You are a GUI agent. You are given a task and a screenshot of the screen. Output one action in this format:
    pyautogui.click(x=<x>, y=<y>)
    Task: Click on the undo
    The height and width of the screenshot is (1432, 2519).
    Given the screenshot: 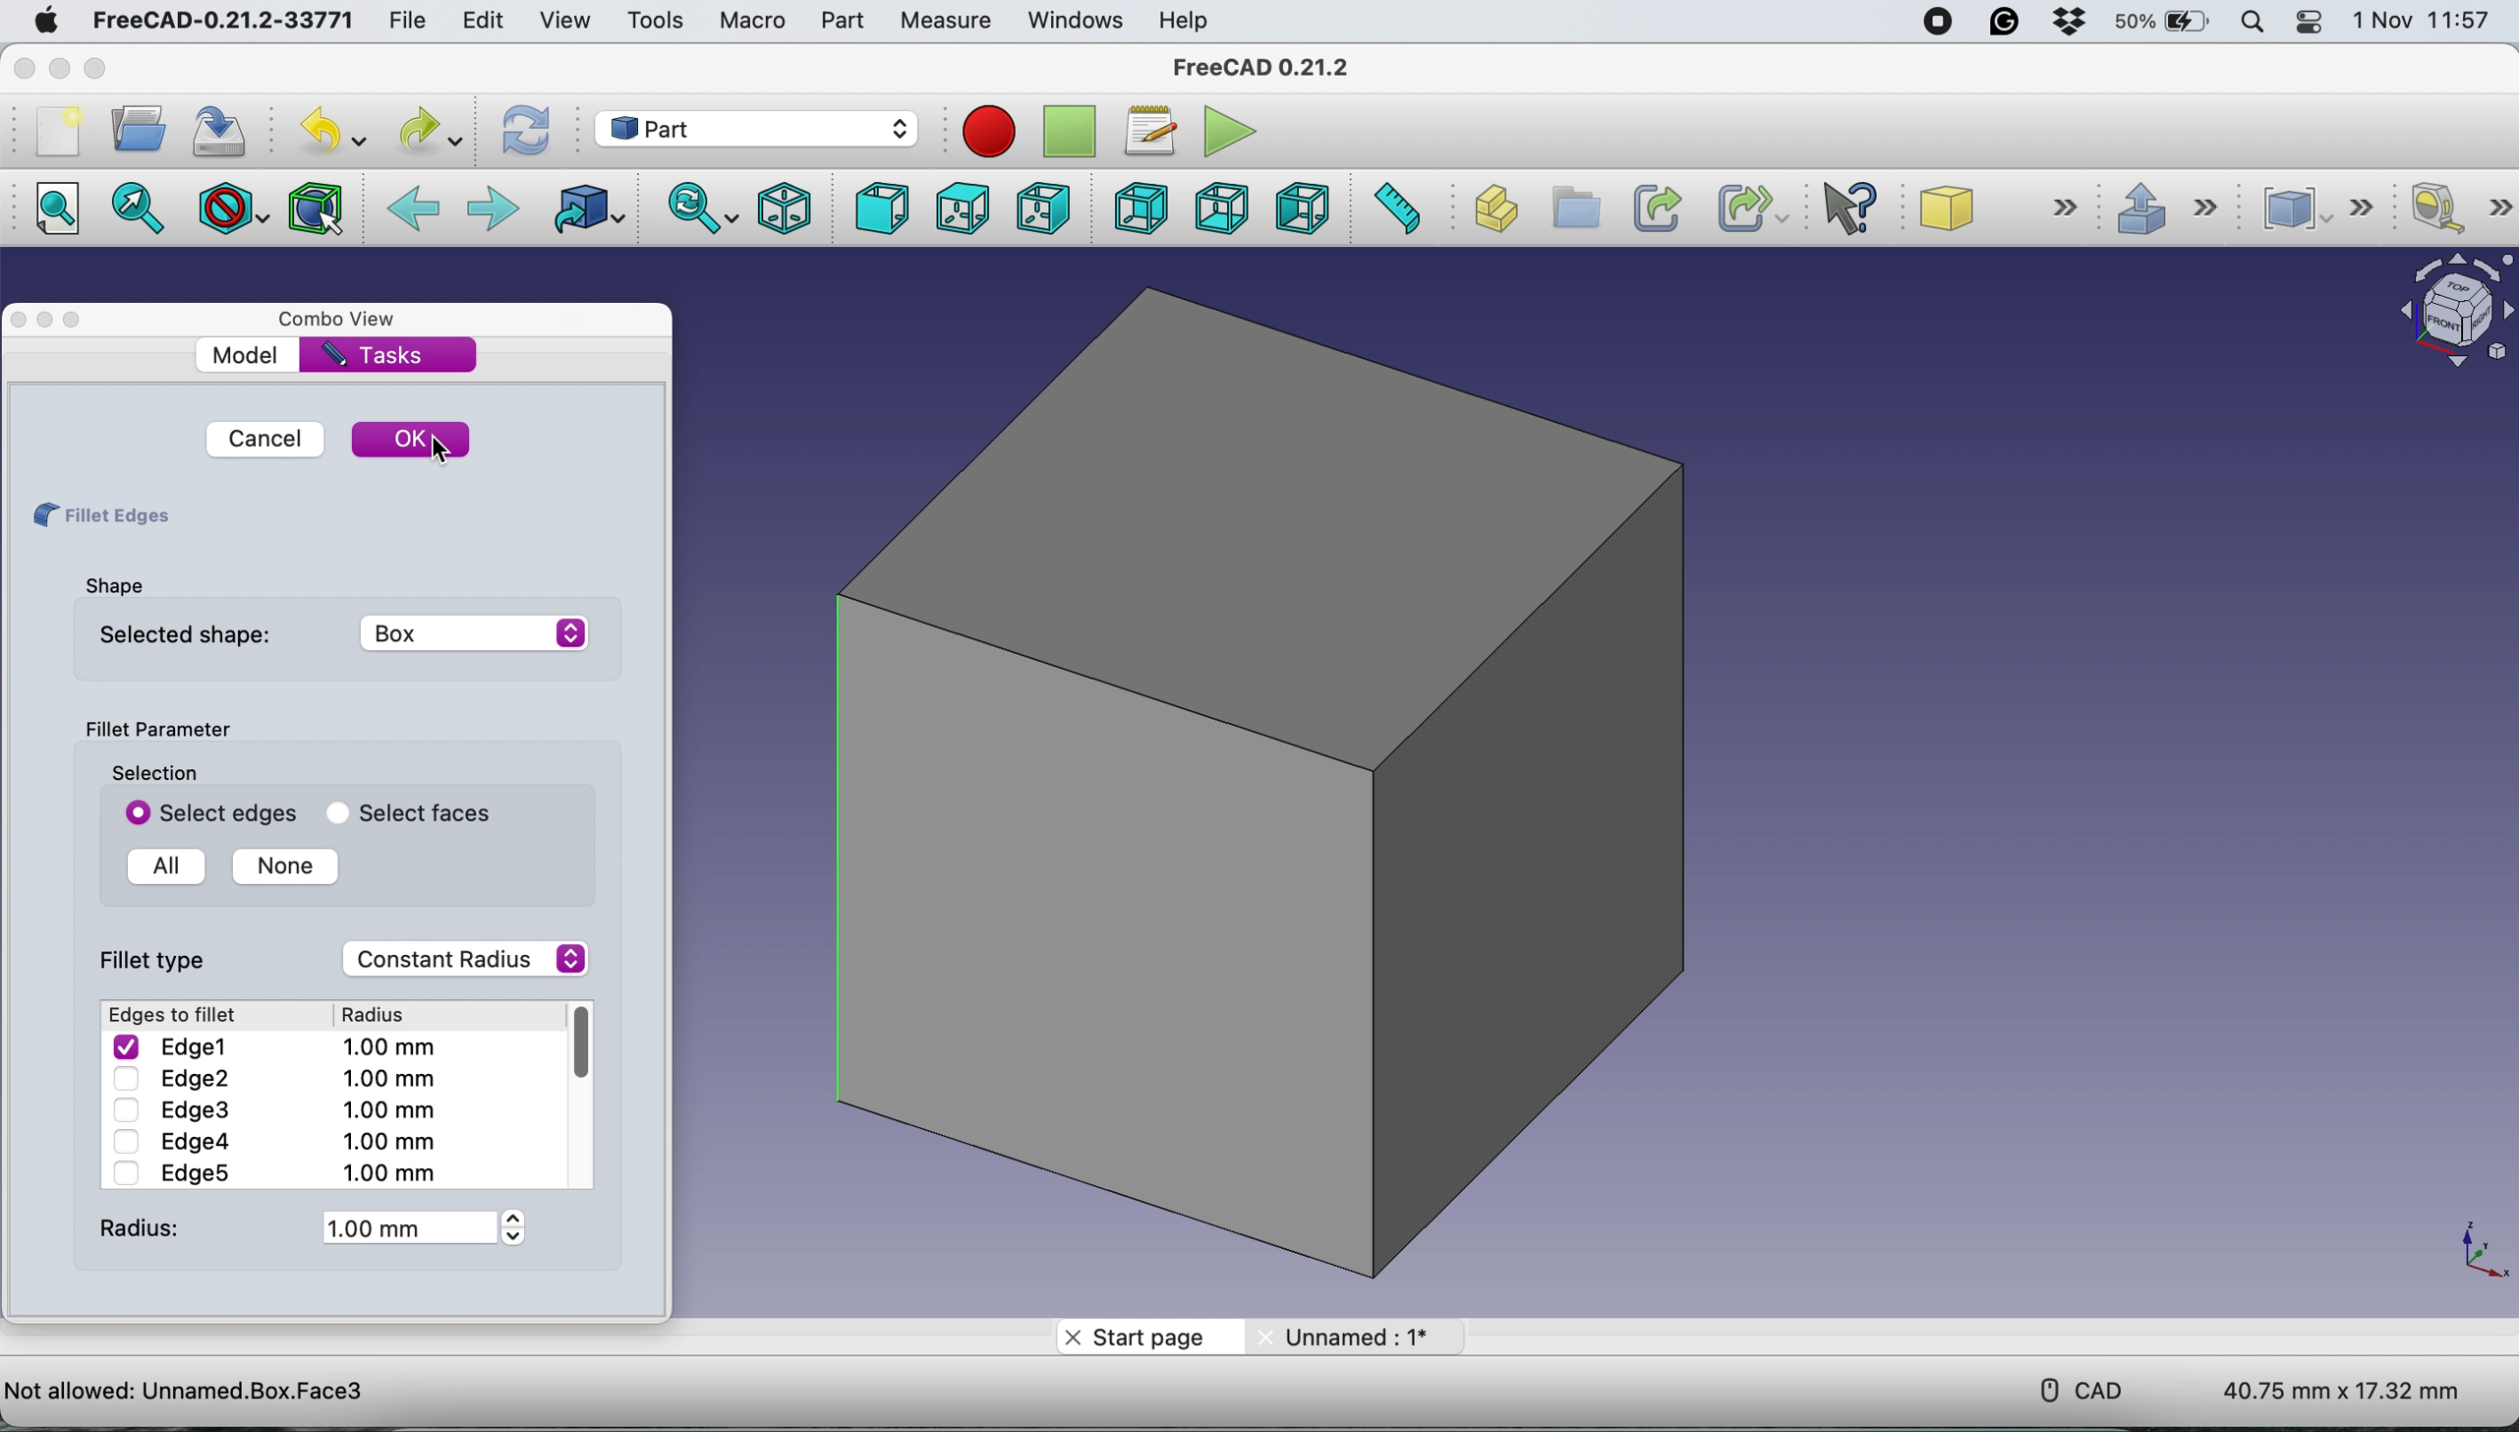 What is the action you would take?
    pyautogui.click(x=332, y=130)
    